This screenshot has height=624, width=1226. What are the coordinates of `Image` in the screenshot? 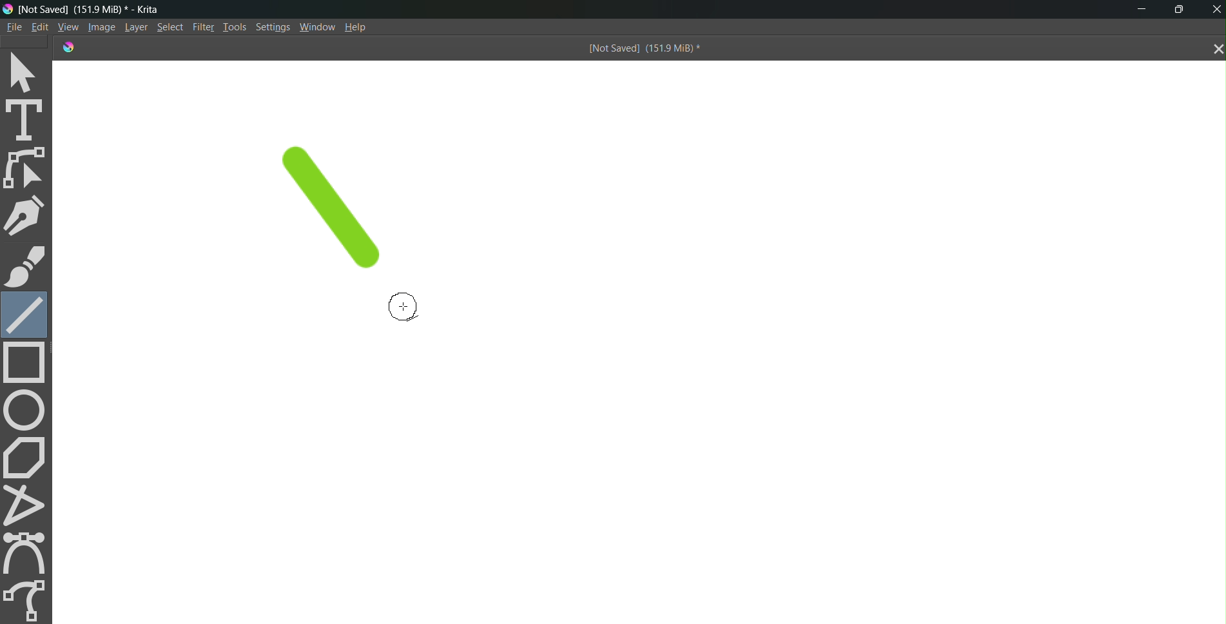 It's located at (99, 28).